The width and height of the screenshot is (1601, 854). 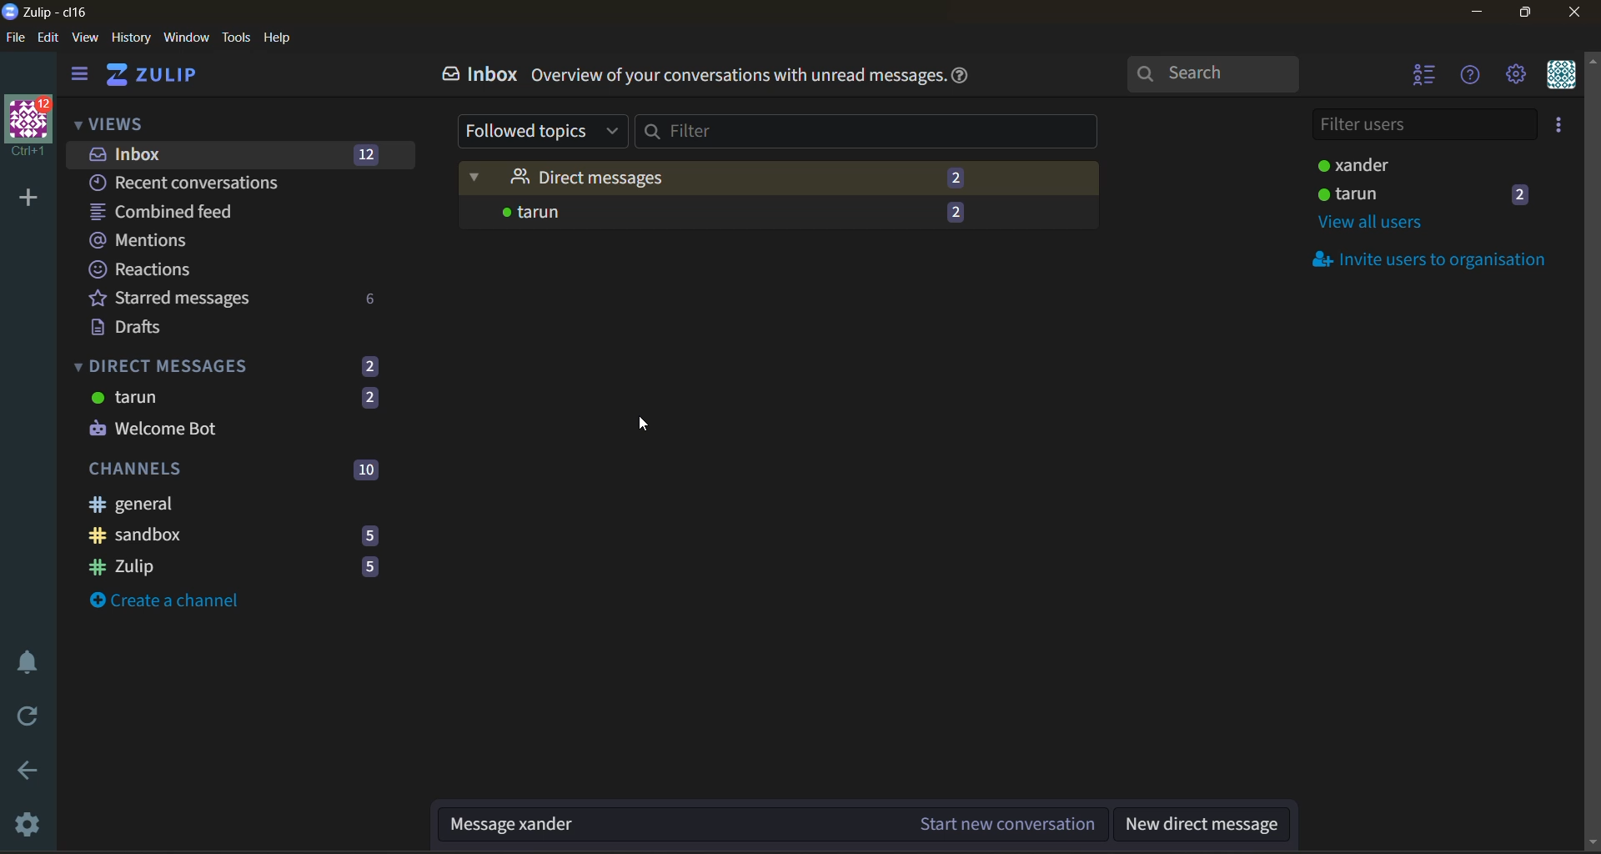 What do you see at coordinates (33, 824) in the screenshot?
I see `settings` at bounding box center [33, 824].